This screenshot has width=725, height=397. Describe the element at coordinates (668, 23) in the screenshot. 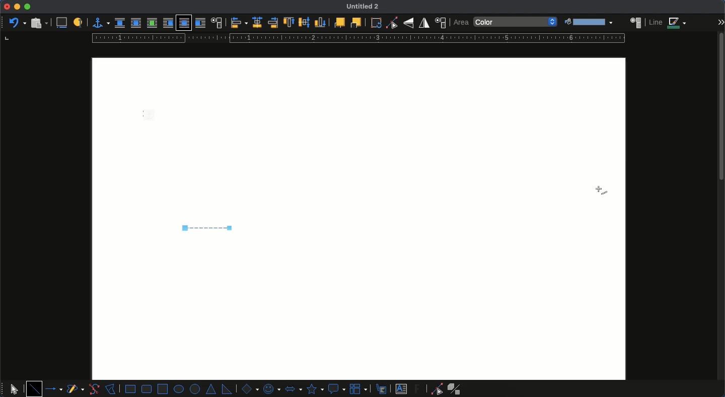

I see `line color` at that location.